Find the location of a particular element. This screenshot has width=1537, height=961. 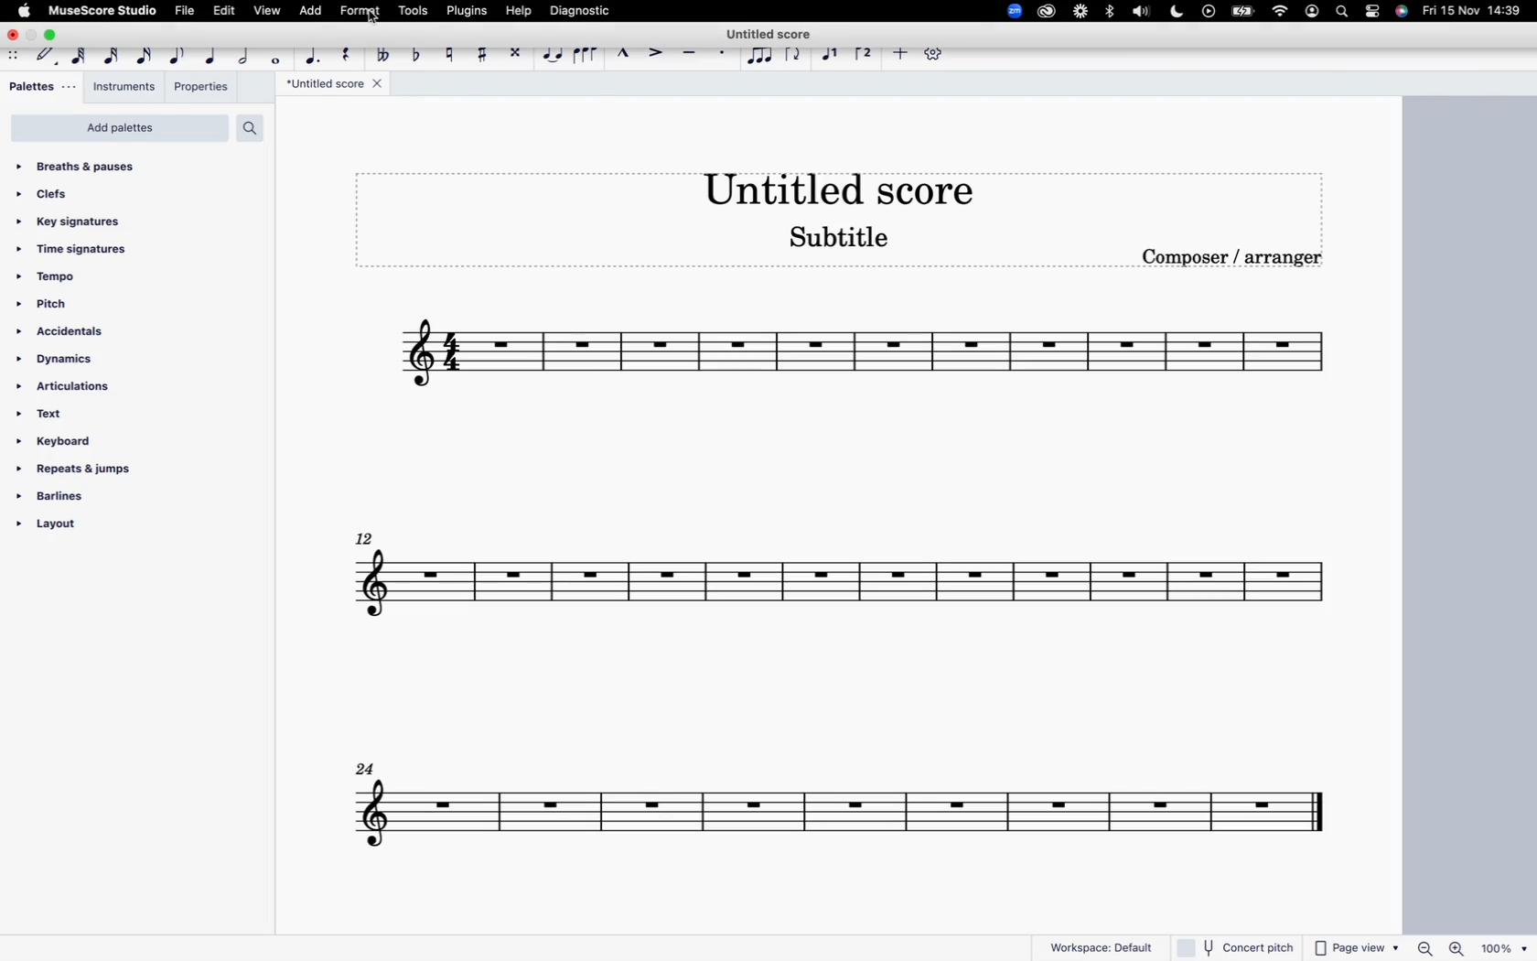

creative cloud is located at coordinates (1048, 11).